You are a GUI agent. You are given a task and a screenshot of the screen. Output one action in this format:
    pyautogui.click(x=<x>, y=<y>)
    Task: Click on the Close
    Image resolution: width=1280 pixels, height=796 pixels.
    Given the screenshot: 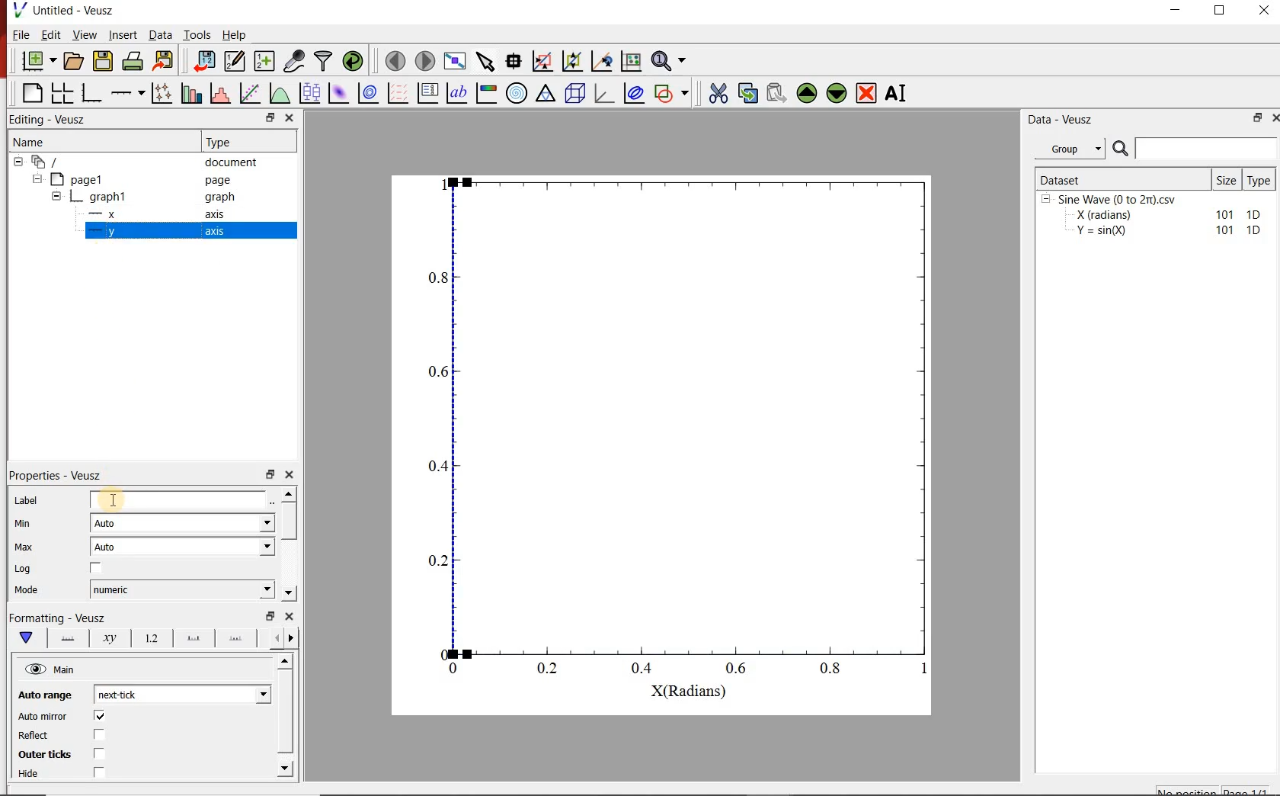 What is the action you would take?
    pyautogui.click(x=290, y=119)
    